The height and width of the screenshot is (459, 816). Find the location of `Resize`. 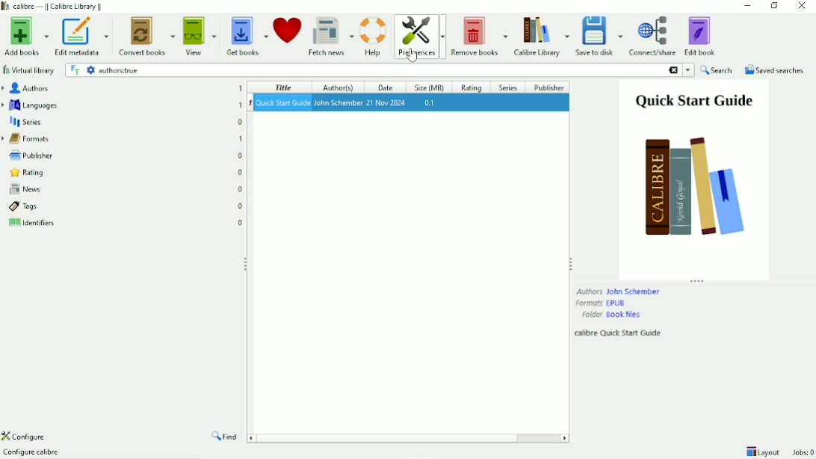

Resize is located at coordinates (245, 264).